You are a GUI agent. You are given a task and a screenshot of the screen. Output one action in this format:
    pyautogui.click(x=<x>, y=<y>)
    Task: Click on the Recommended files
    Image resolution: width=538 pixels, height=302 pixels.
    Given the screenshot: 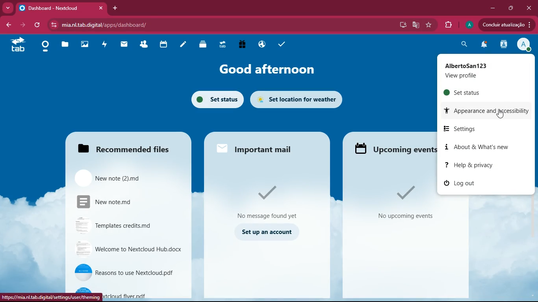 What is the action you would take?
    pyautogui.click(x=123, y=148)
    